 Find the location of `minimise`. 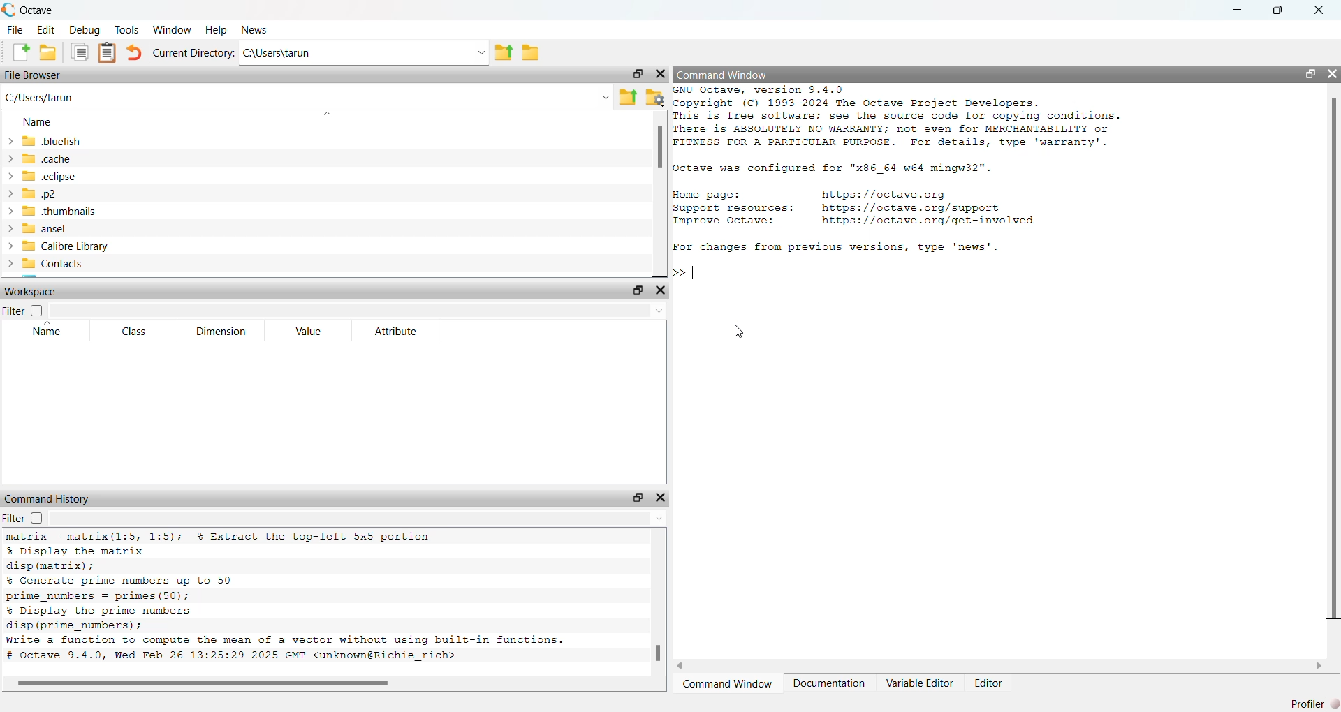

minimise is located at coordinates (1238, 8).